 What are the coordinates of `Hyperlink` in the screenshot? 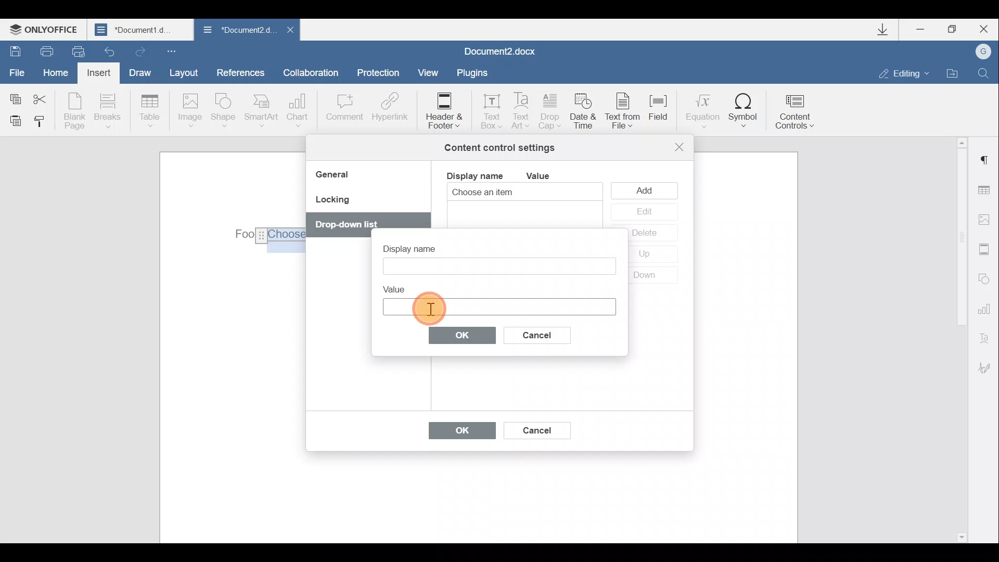 It's located at (388, 109).